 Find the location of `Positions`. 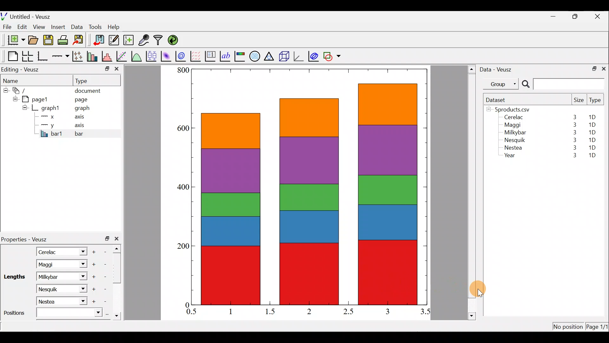

Positions is located at coordinates (52, 314).